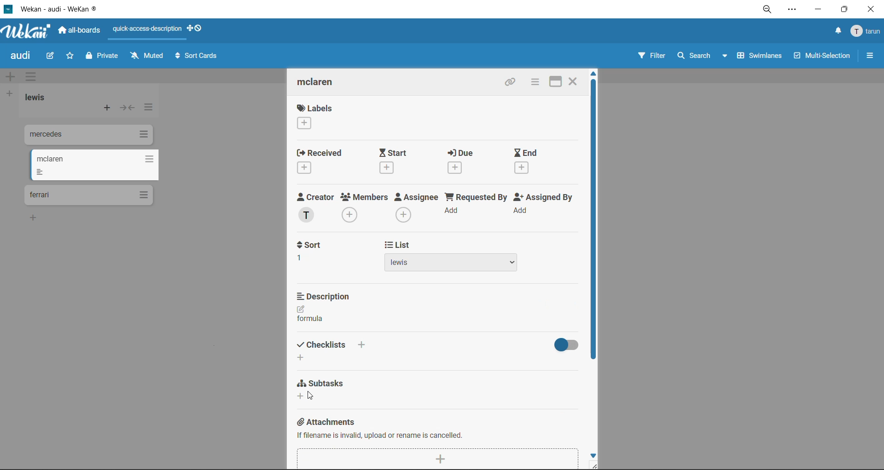  I want to click on members, so click(366, 209).